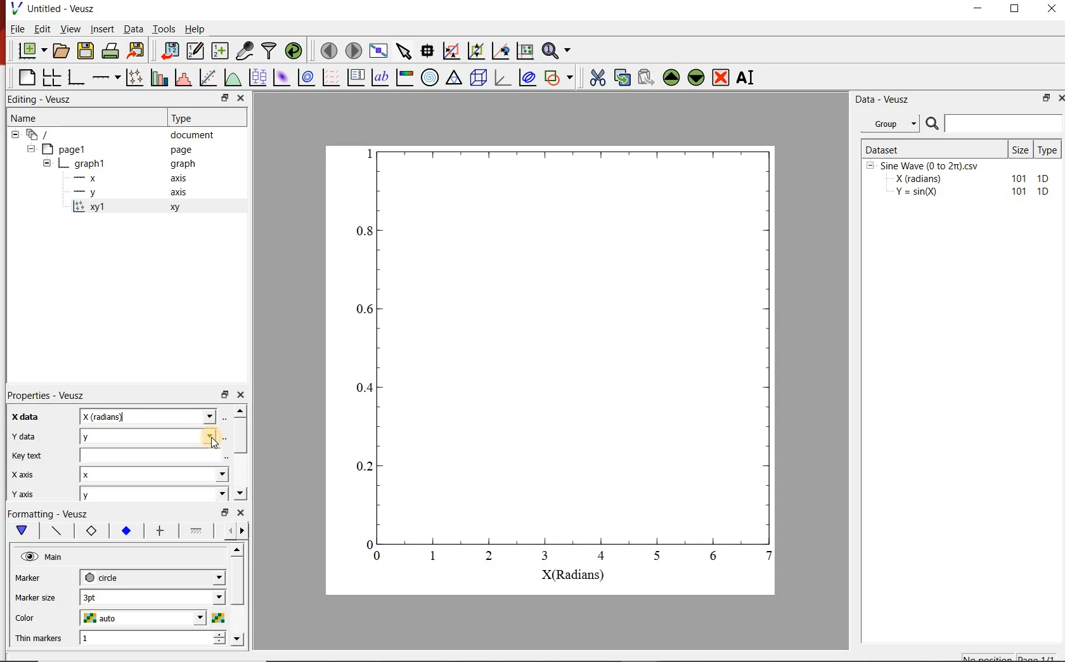 The height and width of the screenshot is (662, 1065). I want to click on down arrow, so click(21, 531).